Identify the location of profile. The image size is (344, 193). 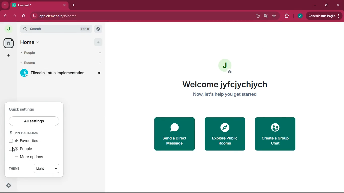
(300, 16).